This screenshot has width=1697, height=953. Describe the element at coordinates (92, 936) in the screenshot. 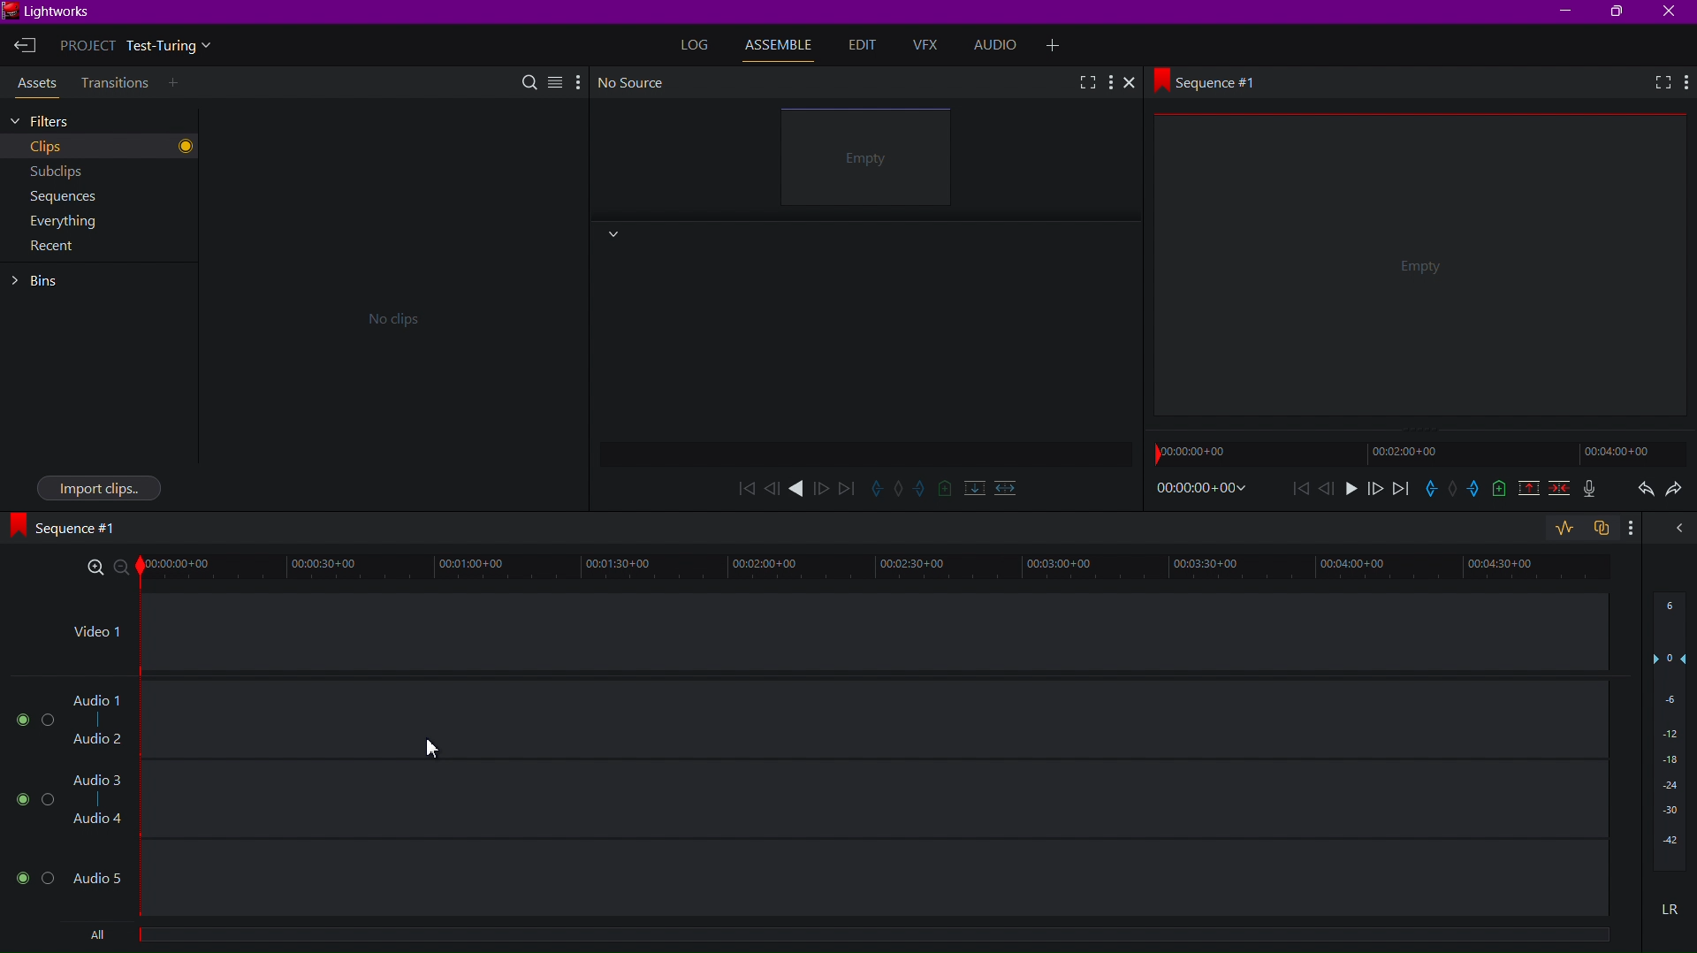

I see `All` at that location.